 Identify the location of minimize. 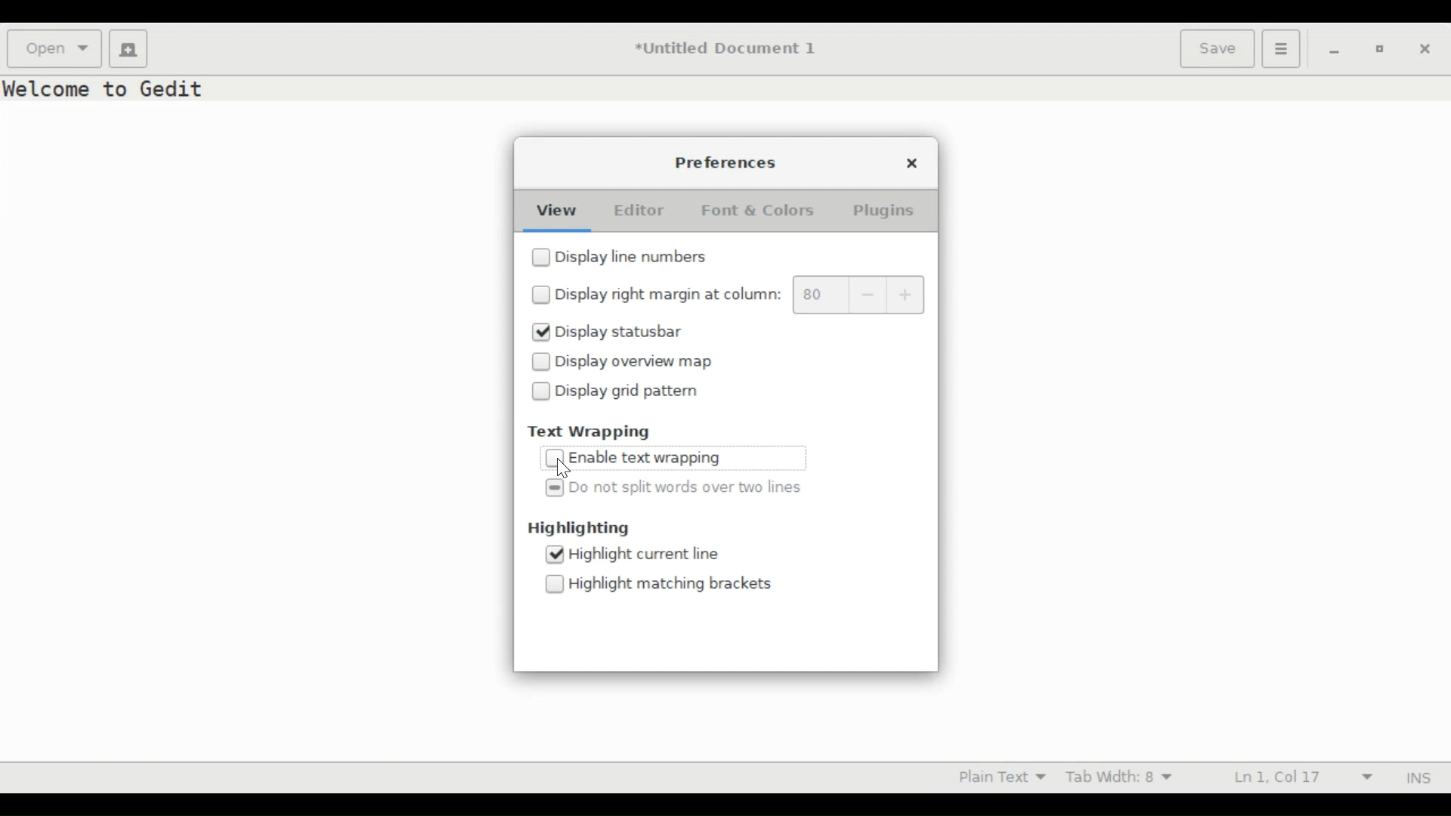
(1335, 51).